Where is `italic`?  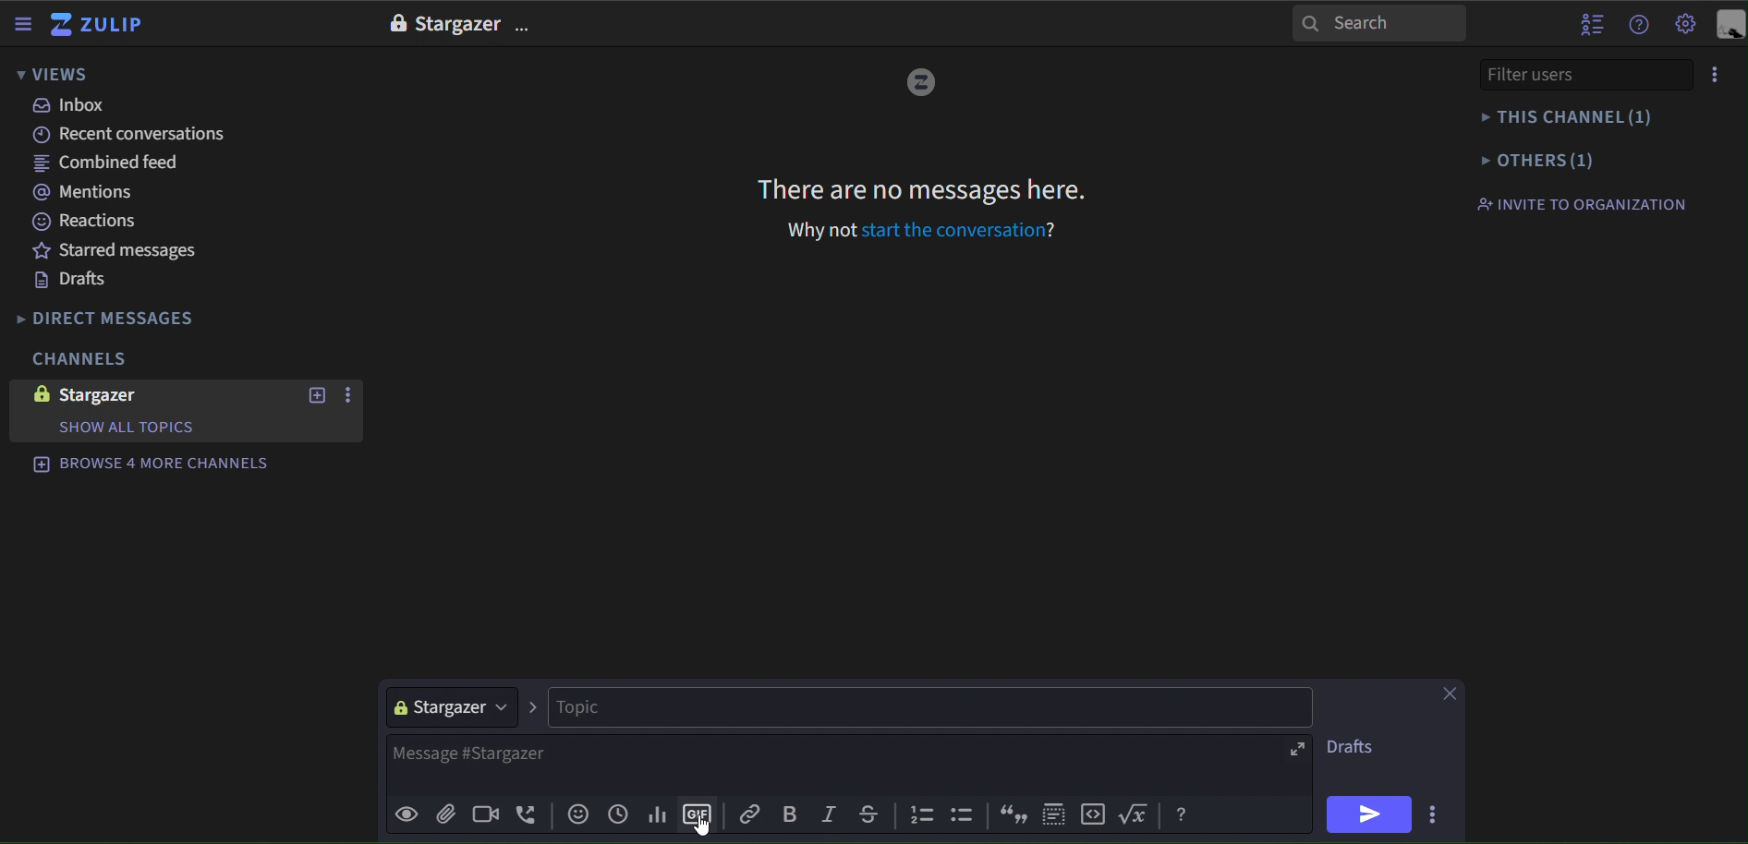
italic is located at coordinates (828, 815).